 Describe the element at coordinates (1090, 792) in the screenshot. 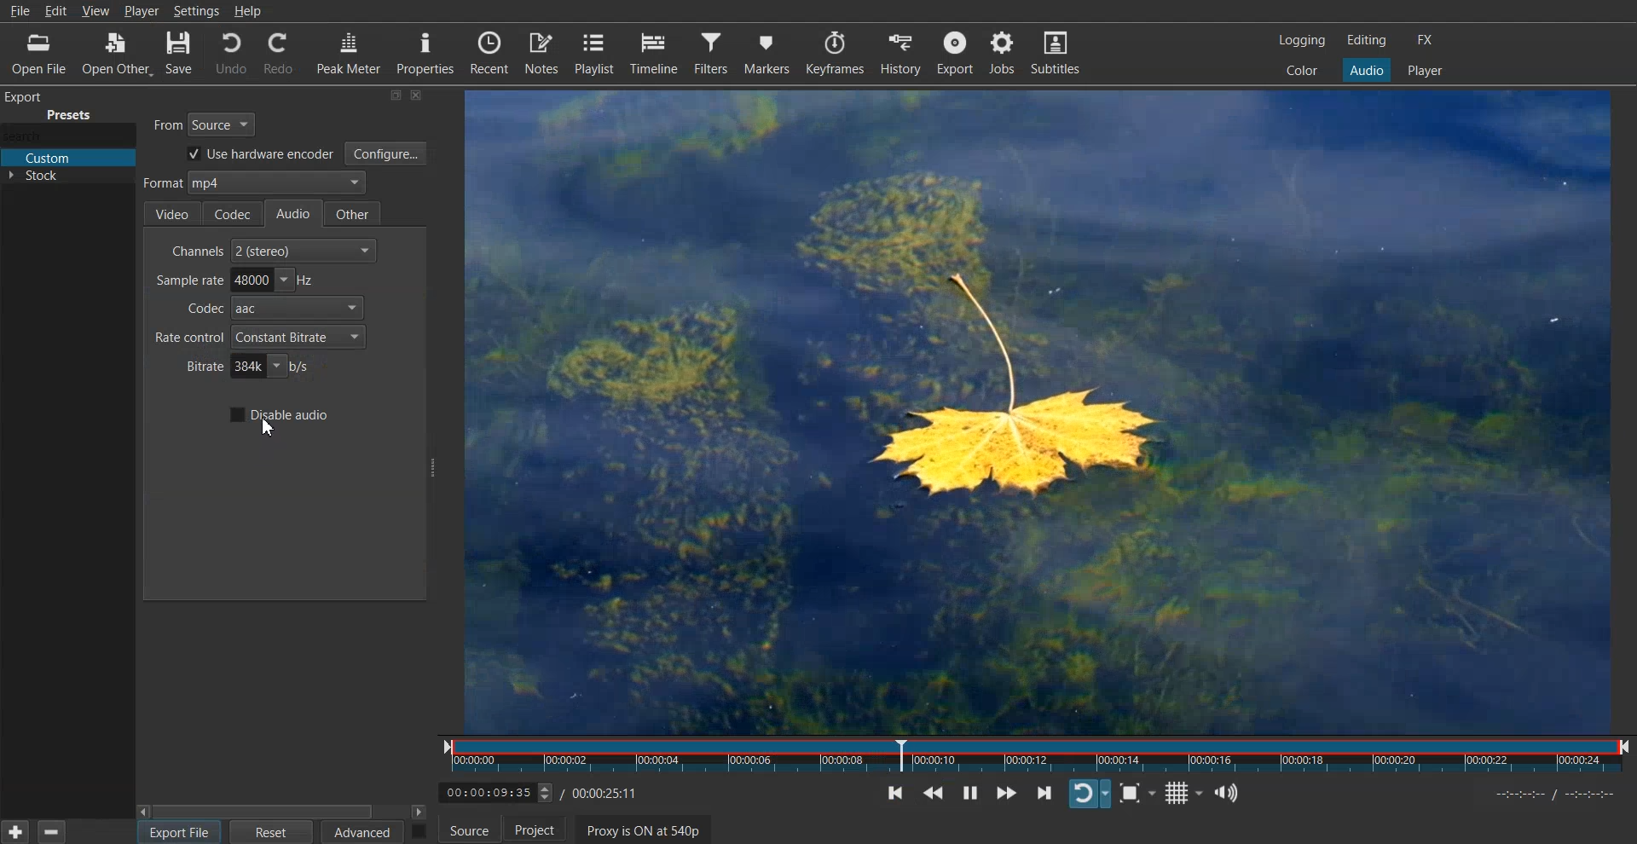

I see `Toggle player looping` at that location.